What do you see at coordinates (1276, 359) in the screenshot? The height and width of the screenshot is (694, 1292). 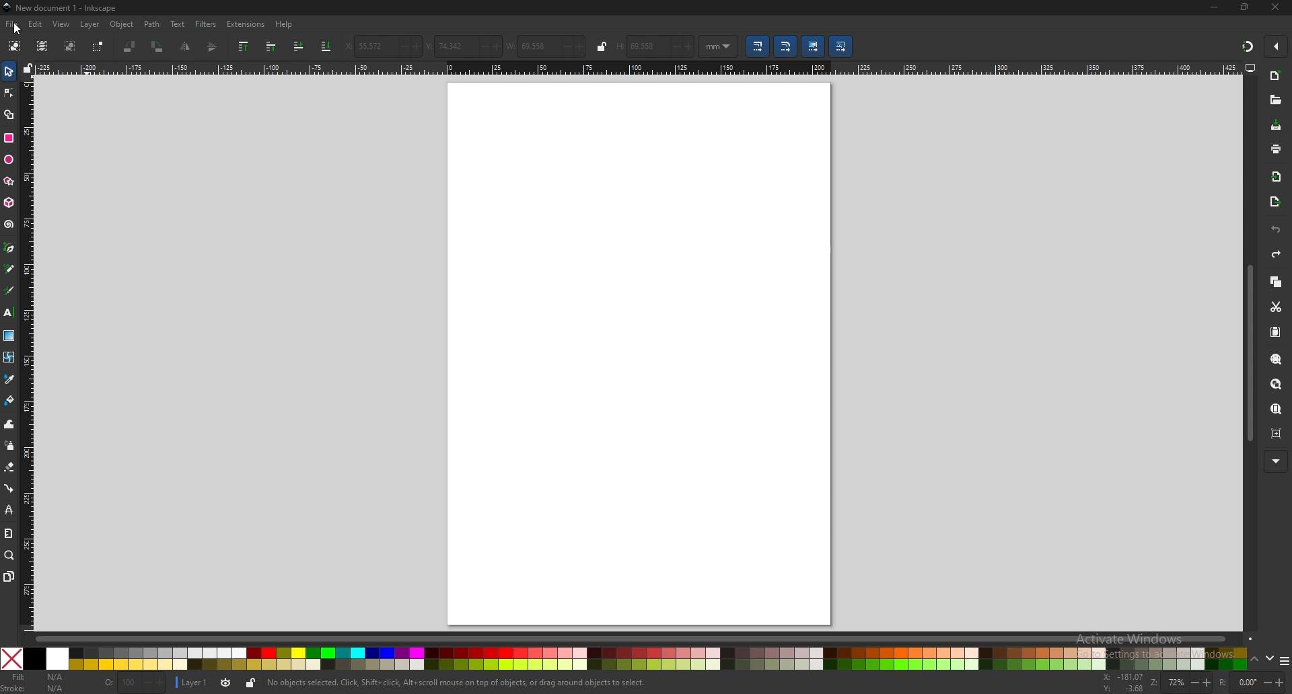 I see `zoom selection` at bounding box center [1276, 359].